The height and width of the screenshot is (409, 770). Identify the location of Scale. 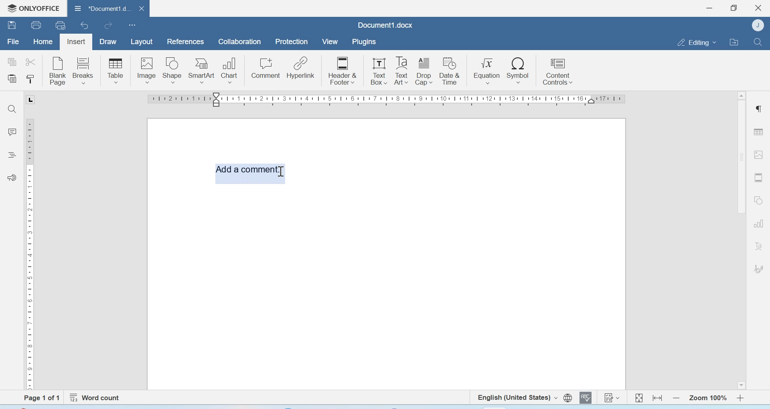
(31, 253).